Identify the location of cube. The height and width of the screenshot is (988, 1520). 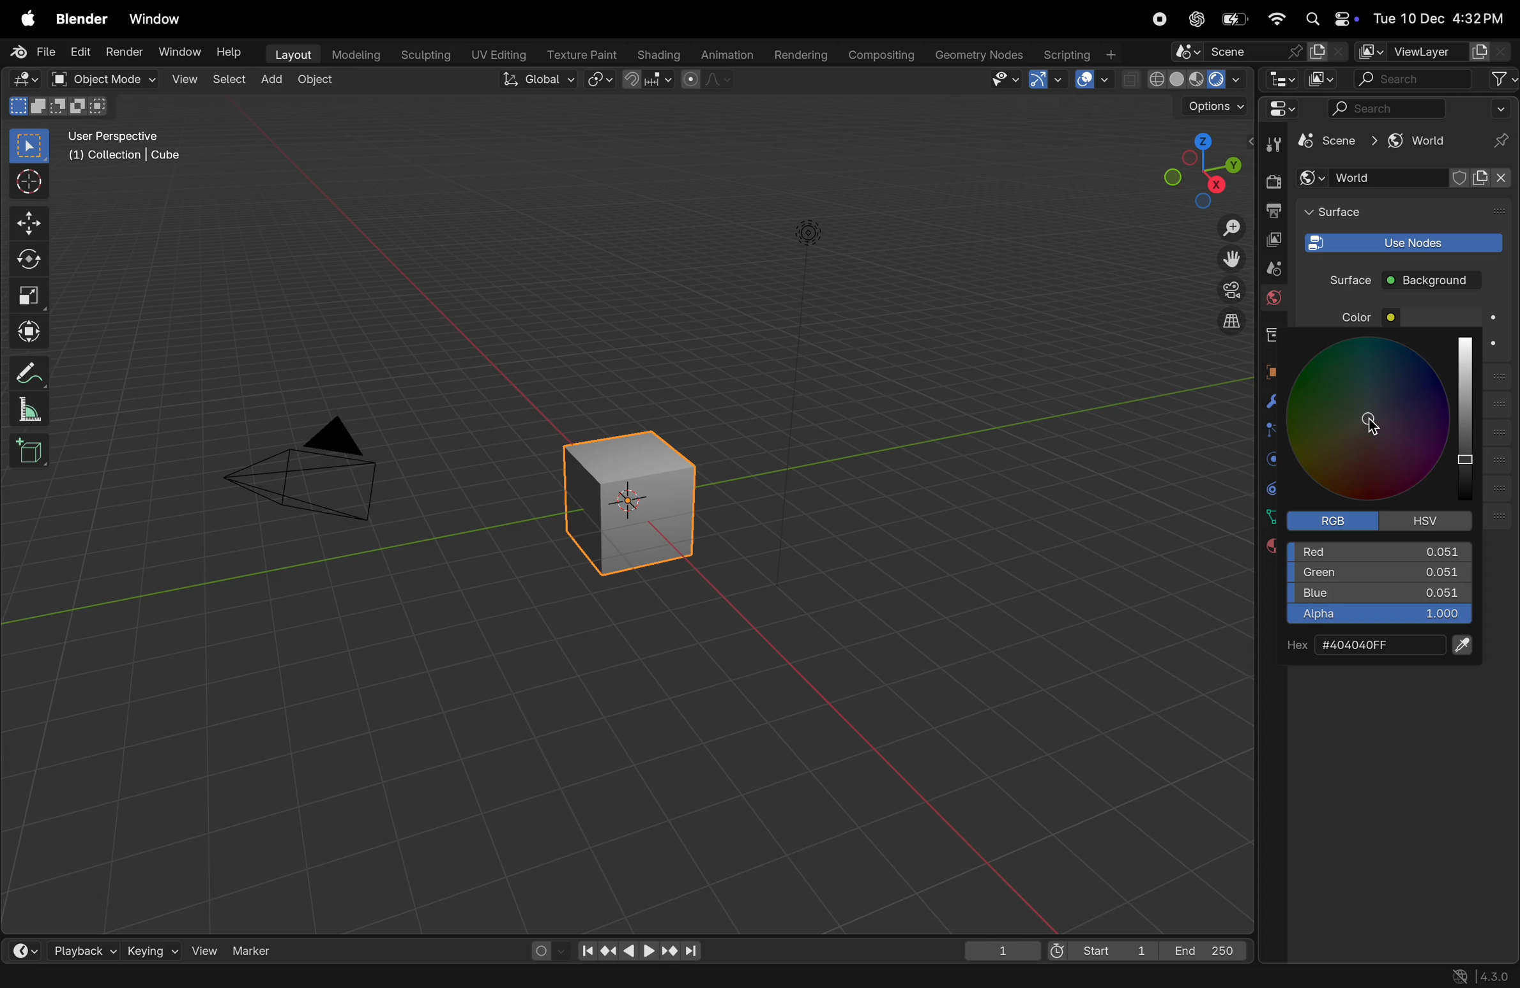
(1324, 142).